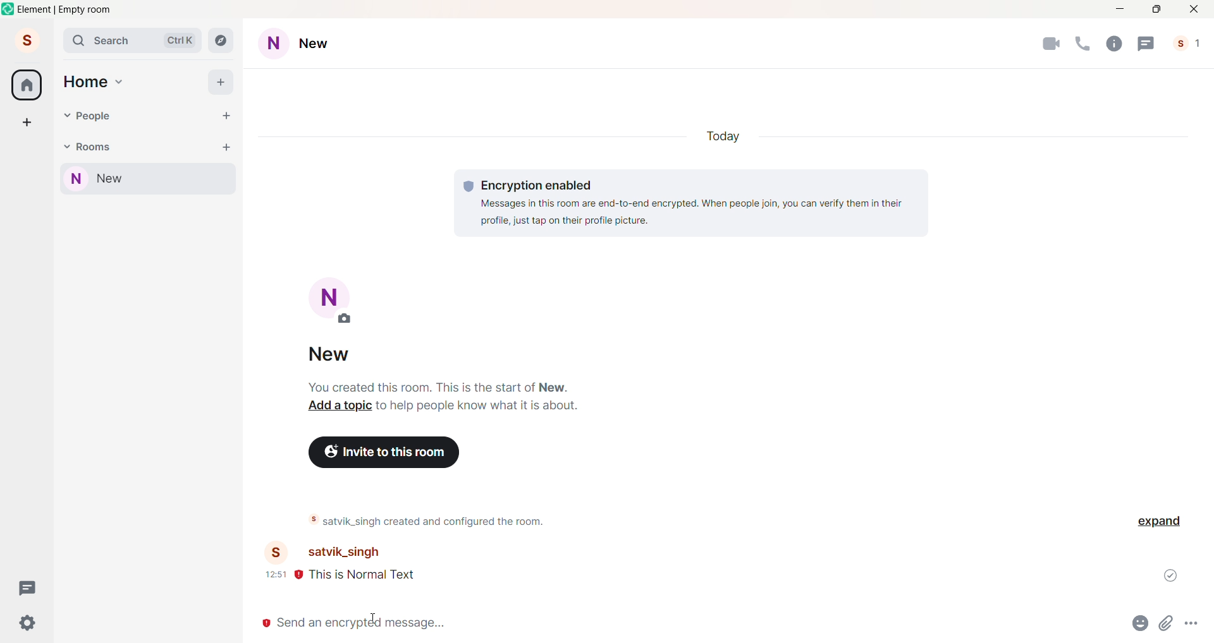 Image resolution: width=1214 pixels, height=643 pixels. I want to click on 12:51, so click(275, 574).